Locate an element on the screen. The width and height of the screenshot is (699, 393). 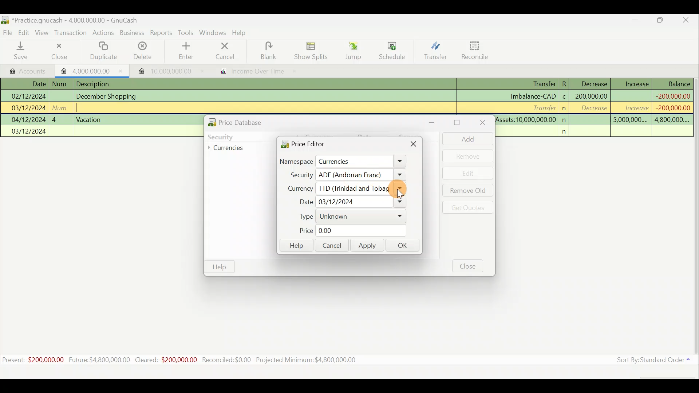
Remove is located at coordinates (468, 156).